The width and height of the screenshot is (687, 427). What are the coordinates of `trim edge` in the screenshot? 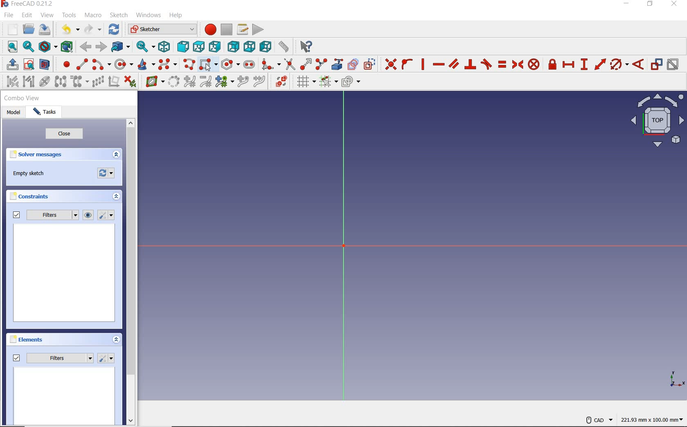 It's located at (289, 64).